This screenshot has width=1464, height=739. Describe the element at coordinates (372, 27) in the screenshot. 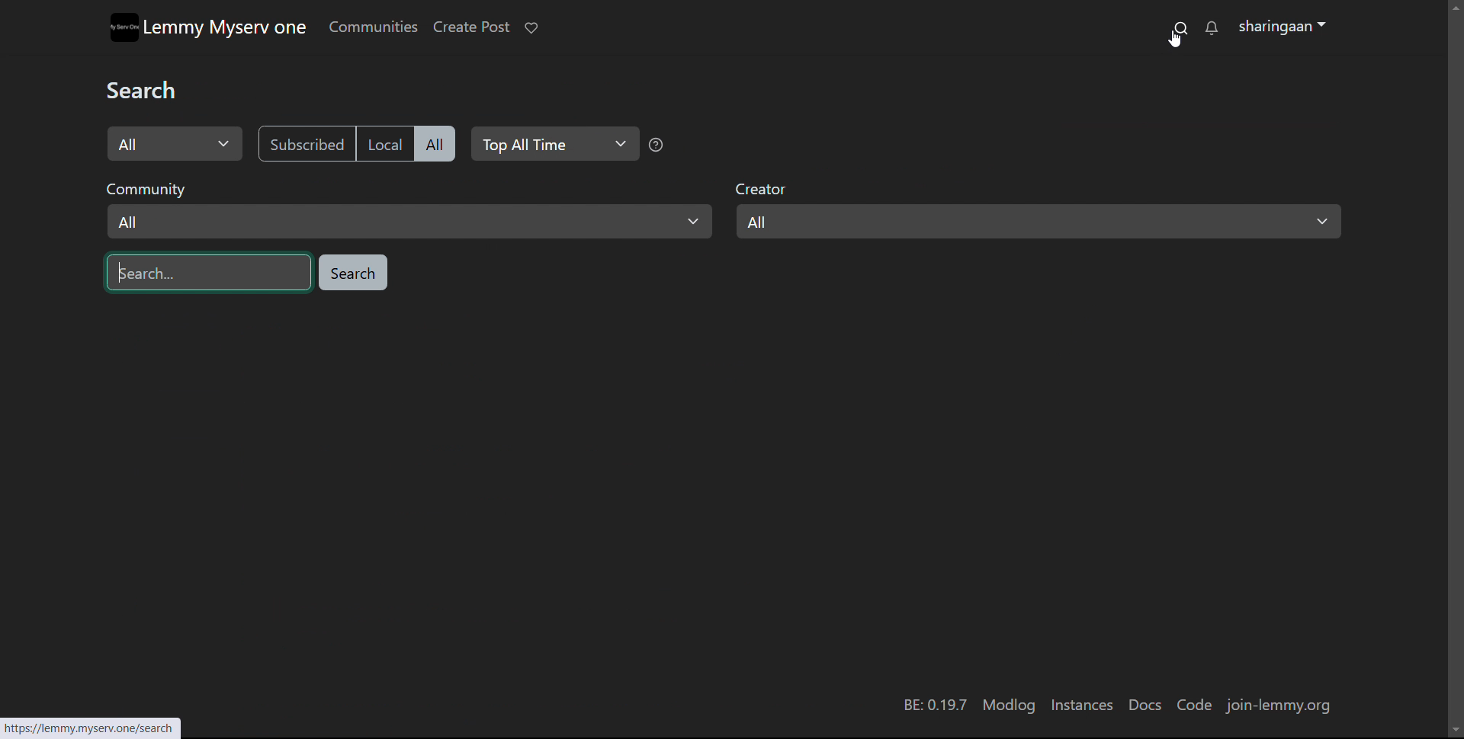

I see `communities` at that location.